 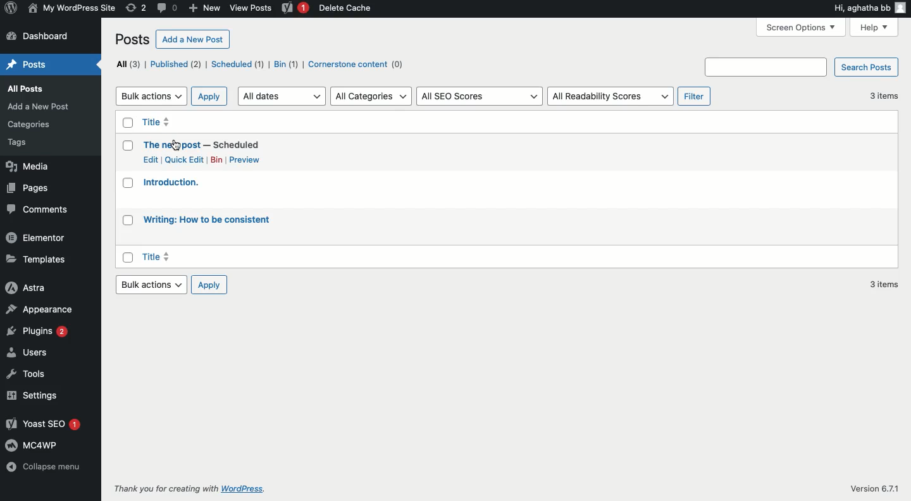 What do you see at coordinates (884, 96) in the screenshot?
I see `3 items` at bounding box center [884, 96].